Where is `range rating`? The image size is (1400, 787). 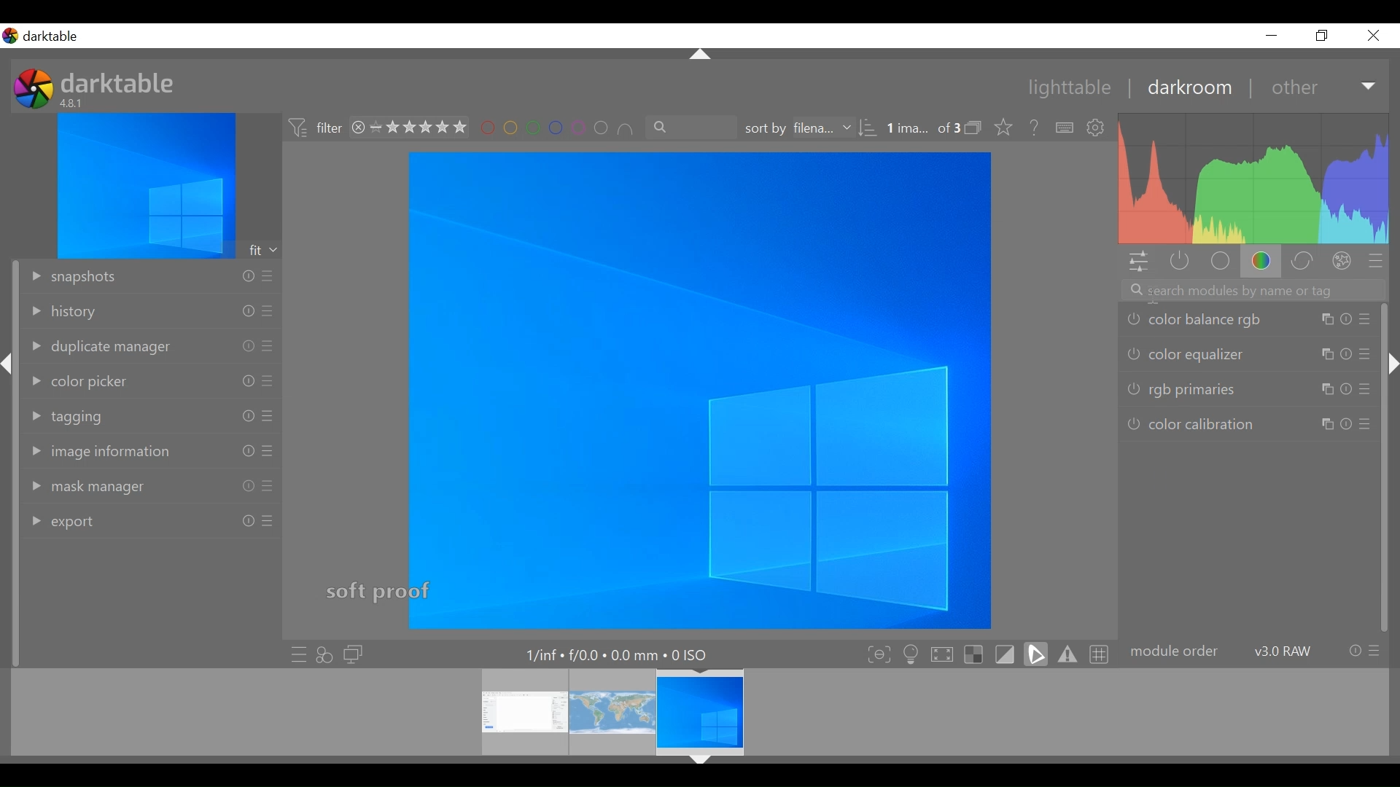
range rating is located at coordinates (419, 128).